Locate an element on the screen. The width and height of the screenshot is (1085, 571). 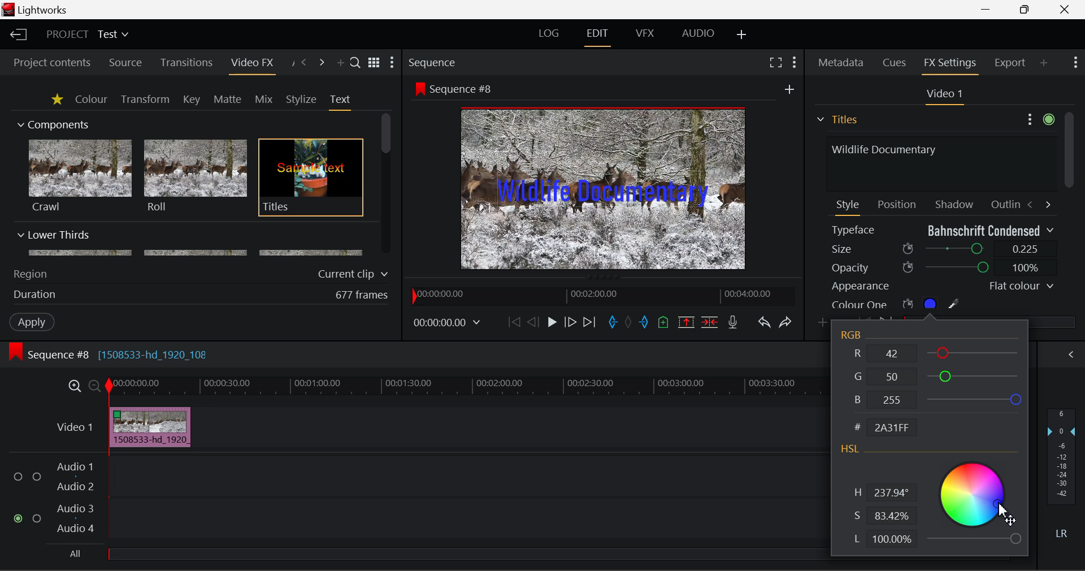
Audio Input is located at coordinates (465, 499).